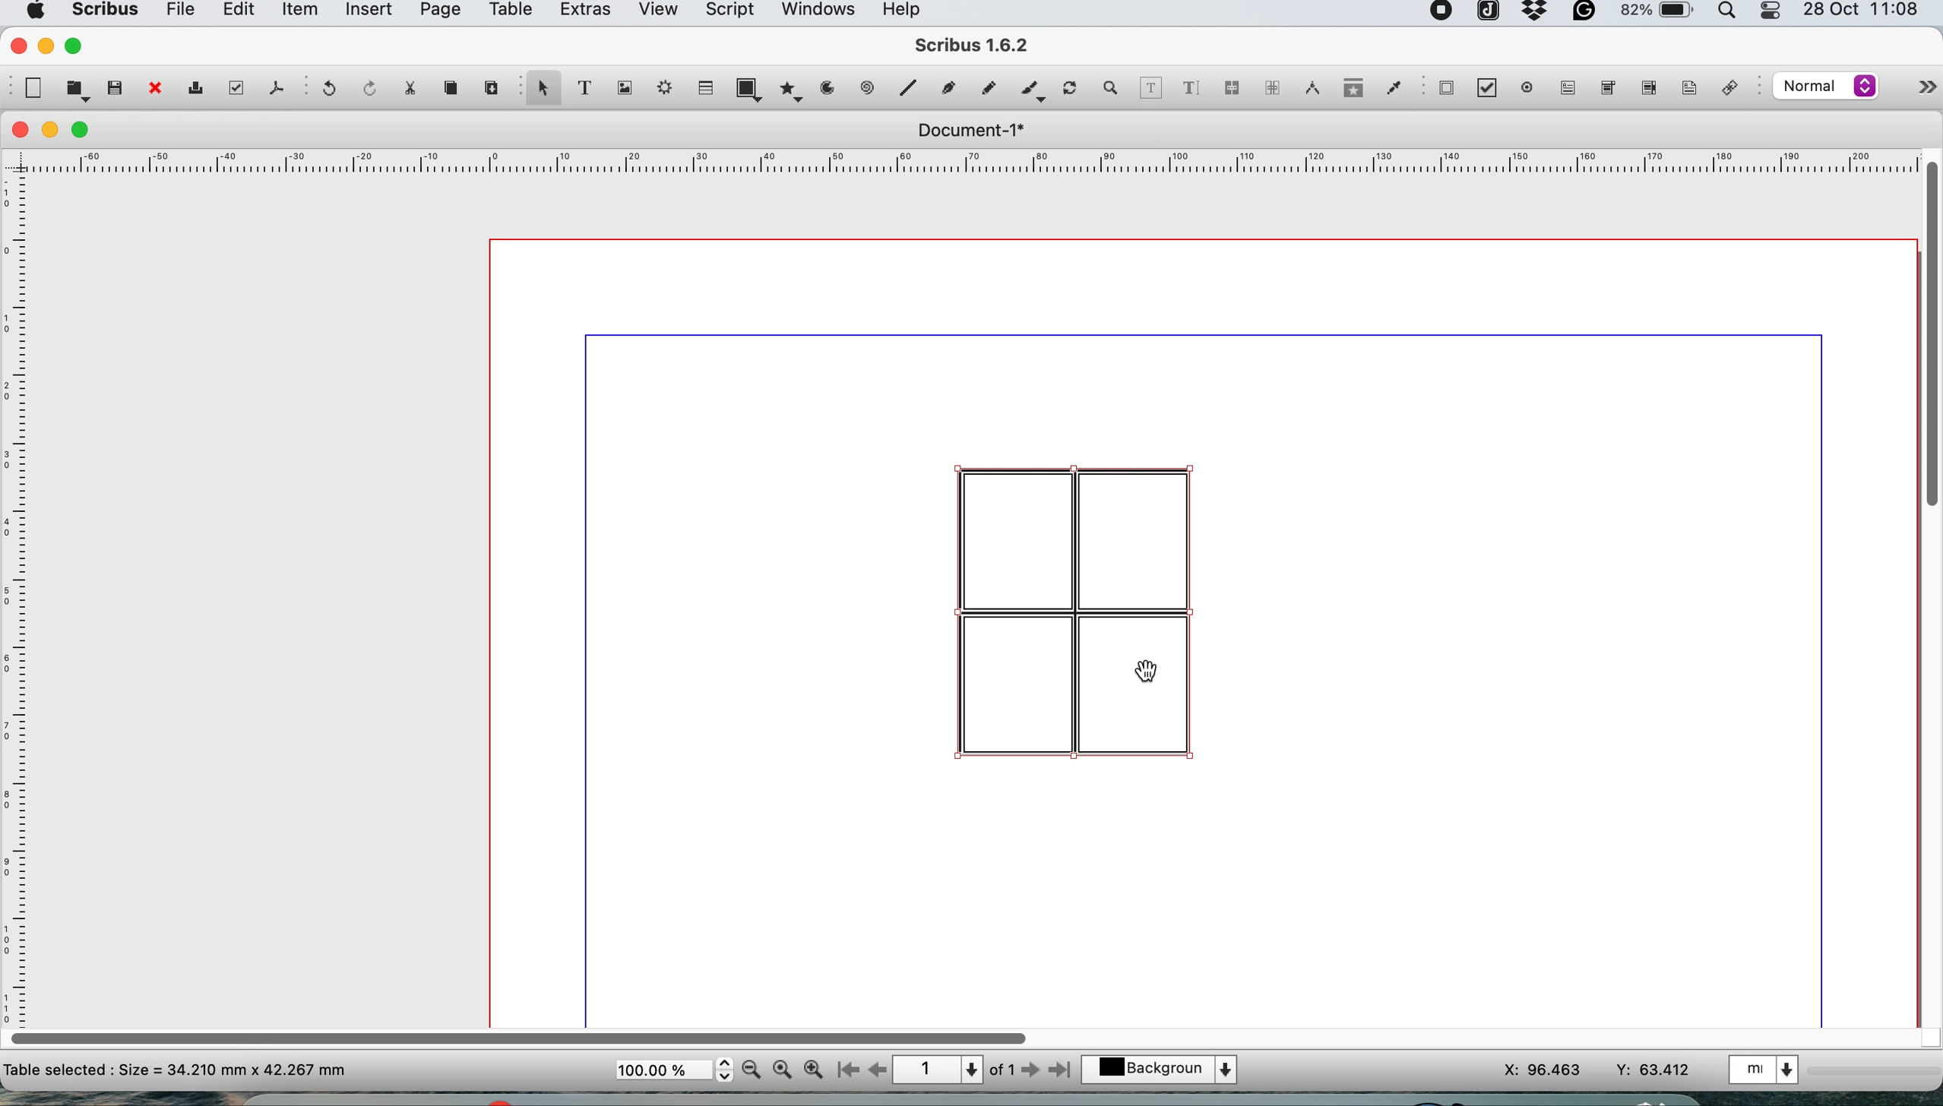  Describe the element at coordinates (1731, 14) in the screenshot. I see `spotlight search` at that location.